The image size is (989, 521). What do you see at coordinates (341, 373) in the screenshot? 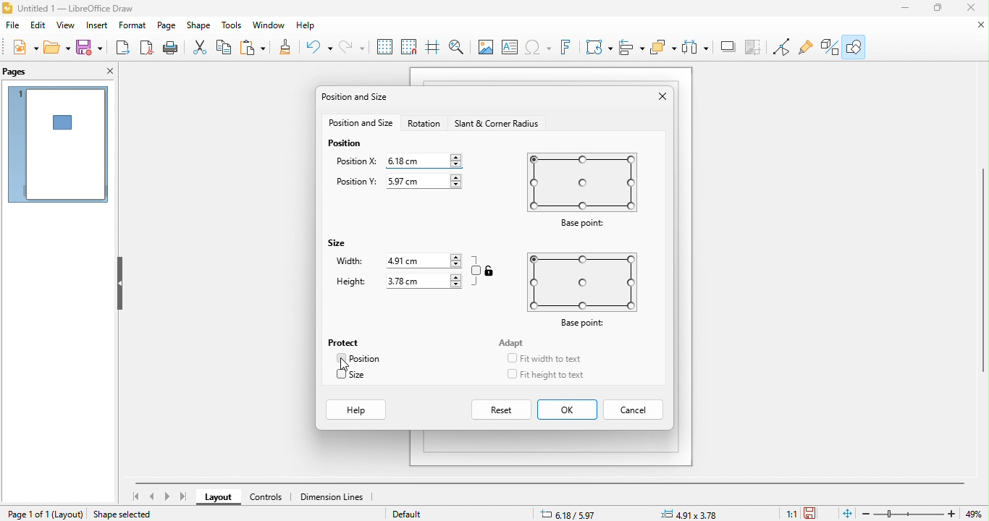
I see `Checkbox ` at bounding box center [341, 373].